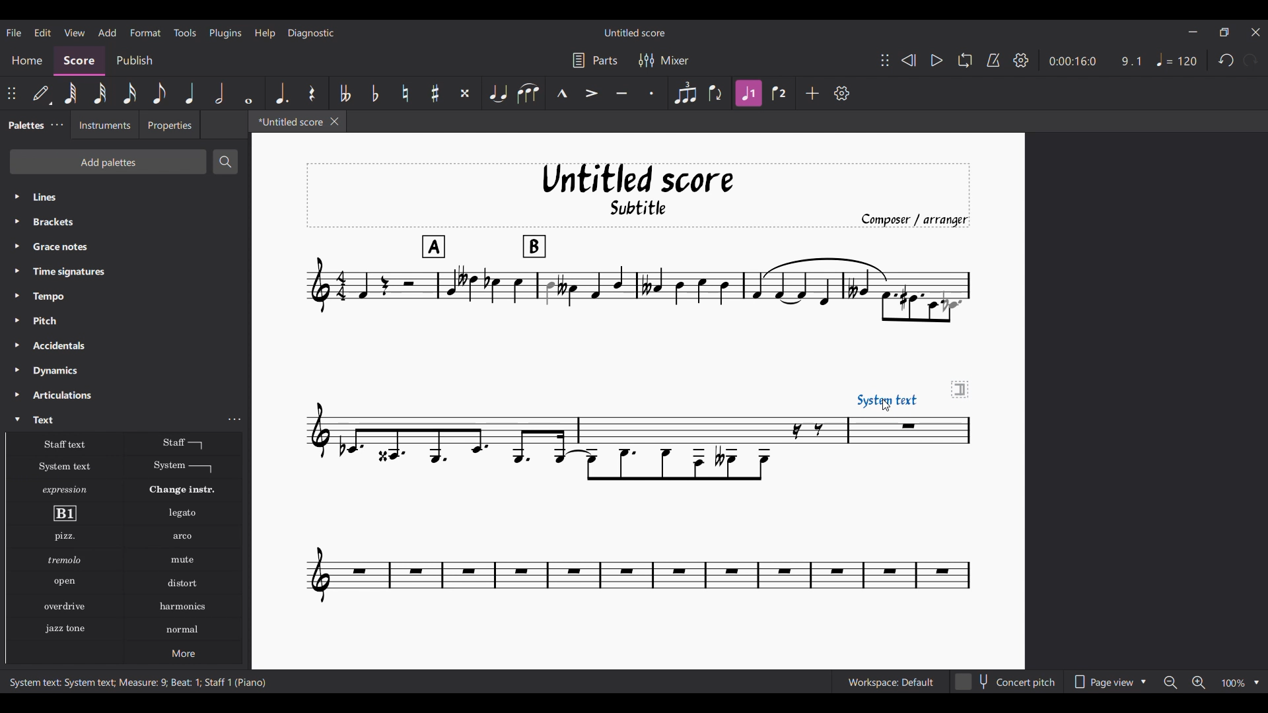  I want to click on Tenuto, so click(622, 94).